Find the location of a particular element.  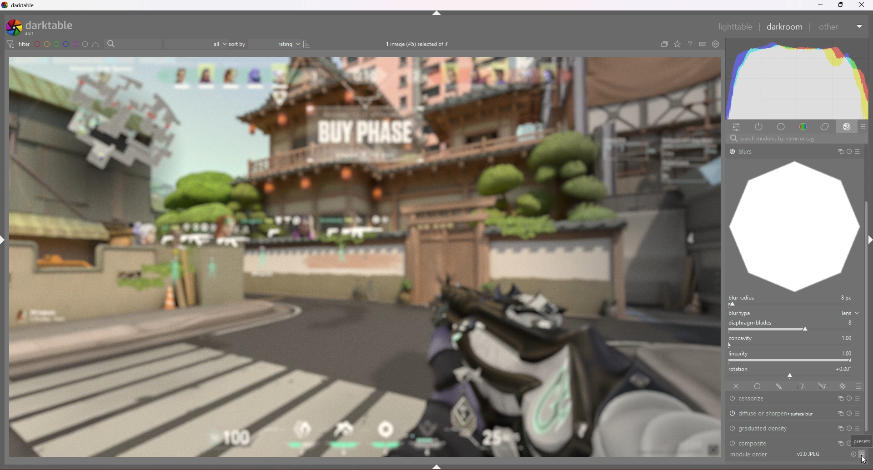

graduated density is located at coordinates (761, 428).